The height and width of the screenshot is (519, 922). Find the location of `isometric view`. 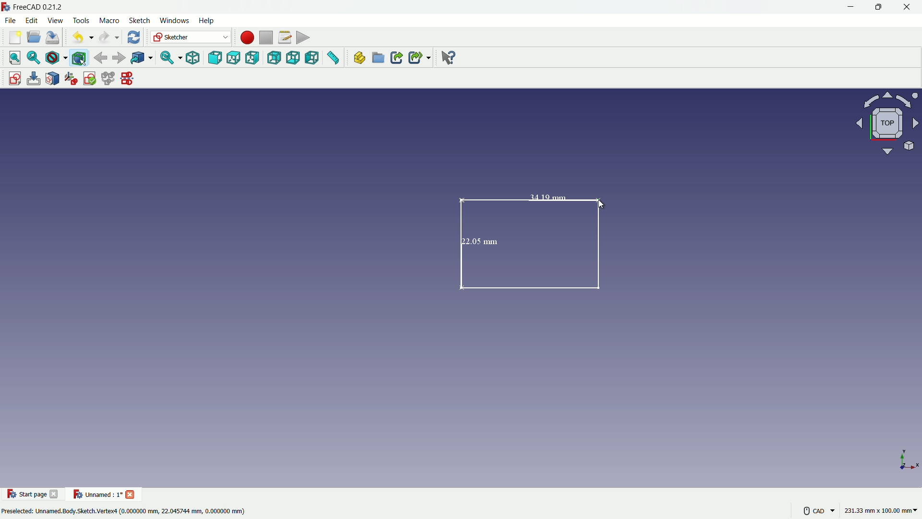

isometric view is located at coordinates (190, 58).